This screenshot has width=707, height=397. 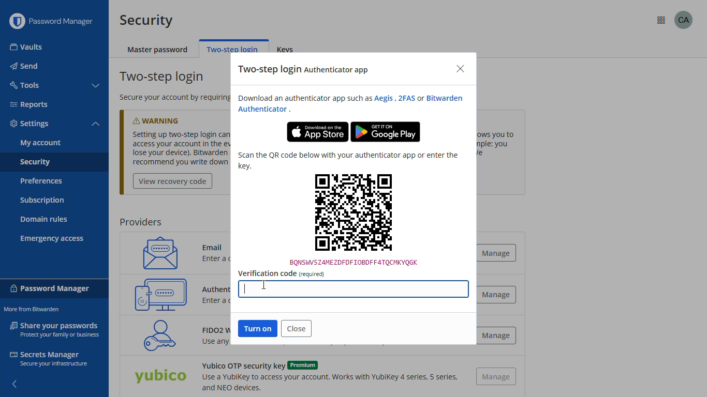 What do you see at coordinates (96, 125) in the screenshot?
I see `toggle collapse` at bounding box center [96, 125].